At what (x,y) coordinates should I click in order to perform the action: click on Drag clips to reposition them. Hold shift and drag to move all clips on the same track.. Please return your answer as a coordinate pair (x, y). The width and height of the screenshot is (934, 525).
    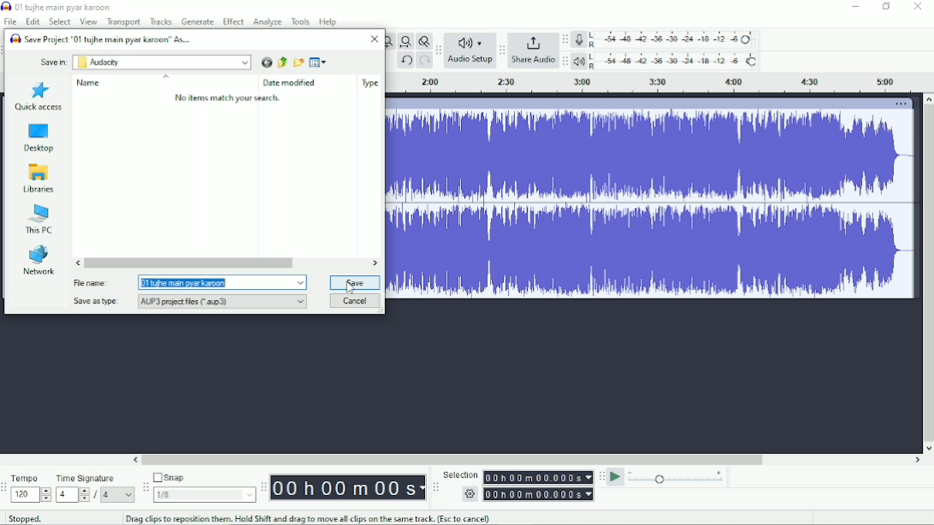
    Looking at the image, I should click on (308, 518).